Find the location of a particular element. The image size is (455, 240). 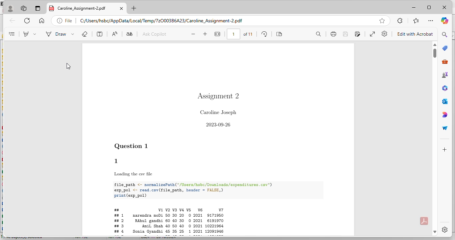

home is located at coordinates (42, 20).